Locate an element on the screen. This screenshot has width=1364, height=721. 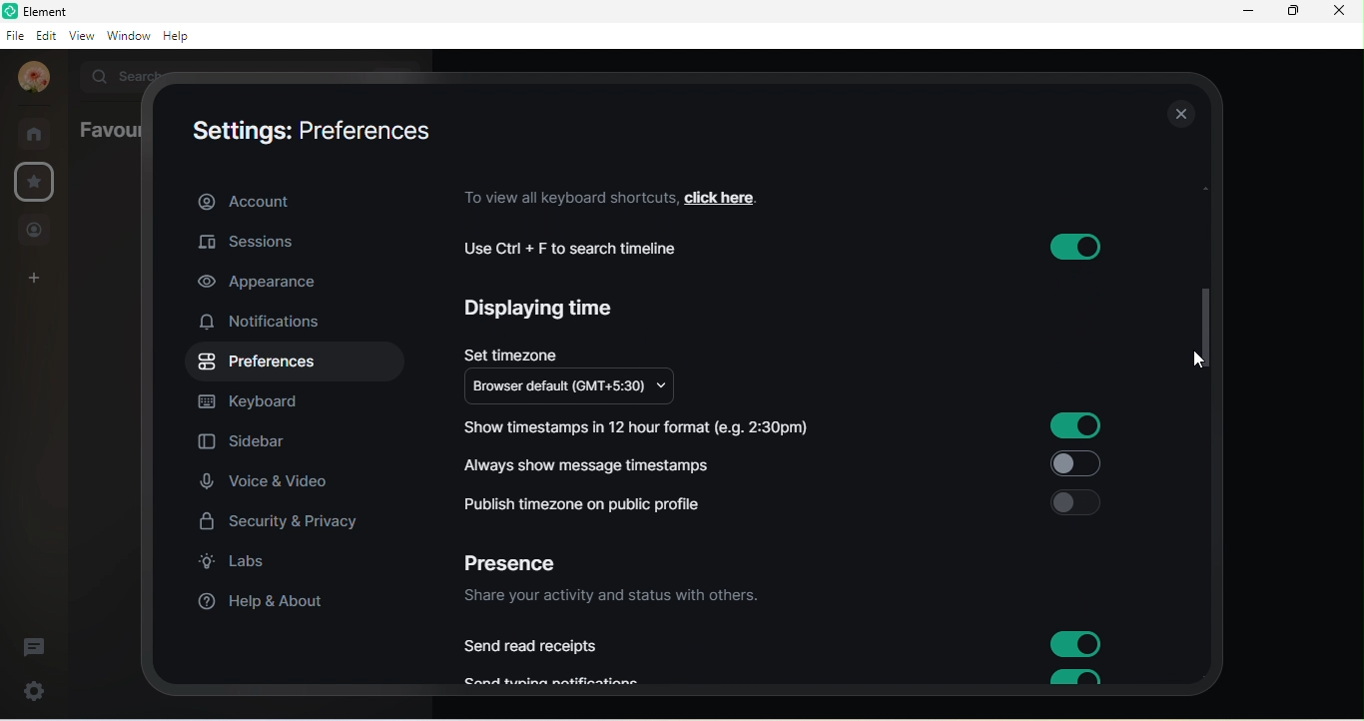
displaying time is located at coordinates (545, 313).